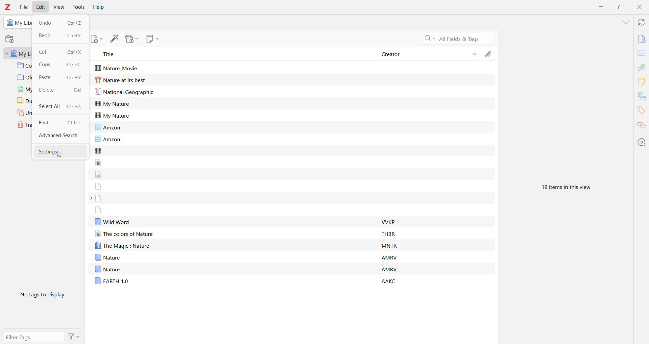  What do you see at coordinates (619, 7) in the screenshot?
I see `Restore Down` at bounding box center [619, 7].